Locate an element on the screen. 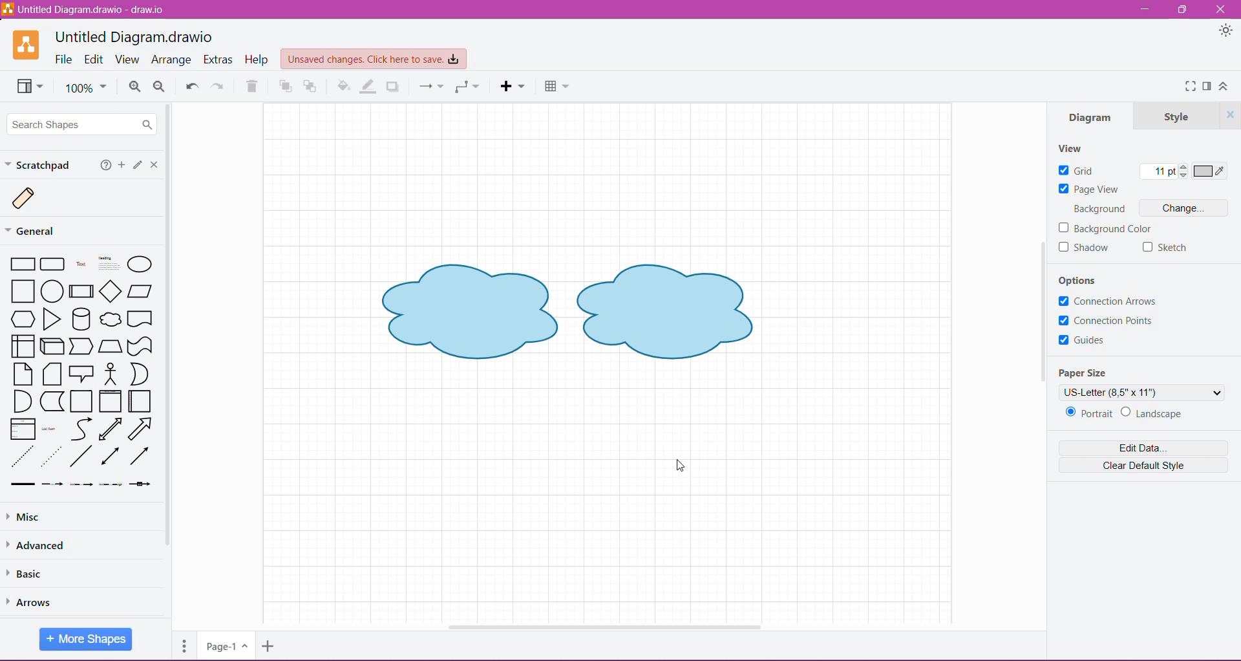  Landscape is located at coordinates (1155, 413).